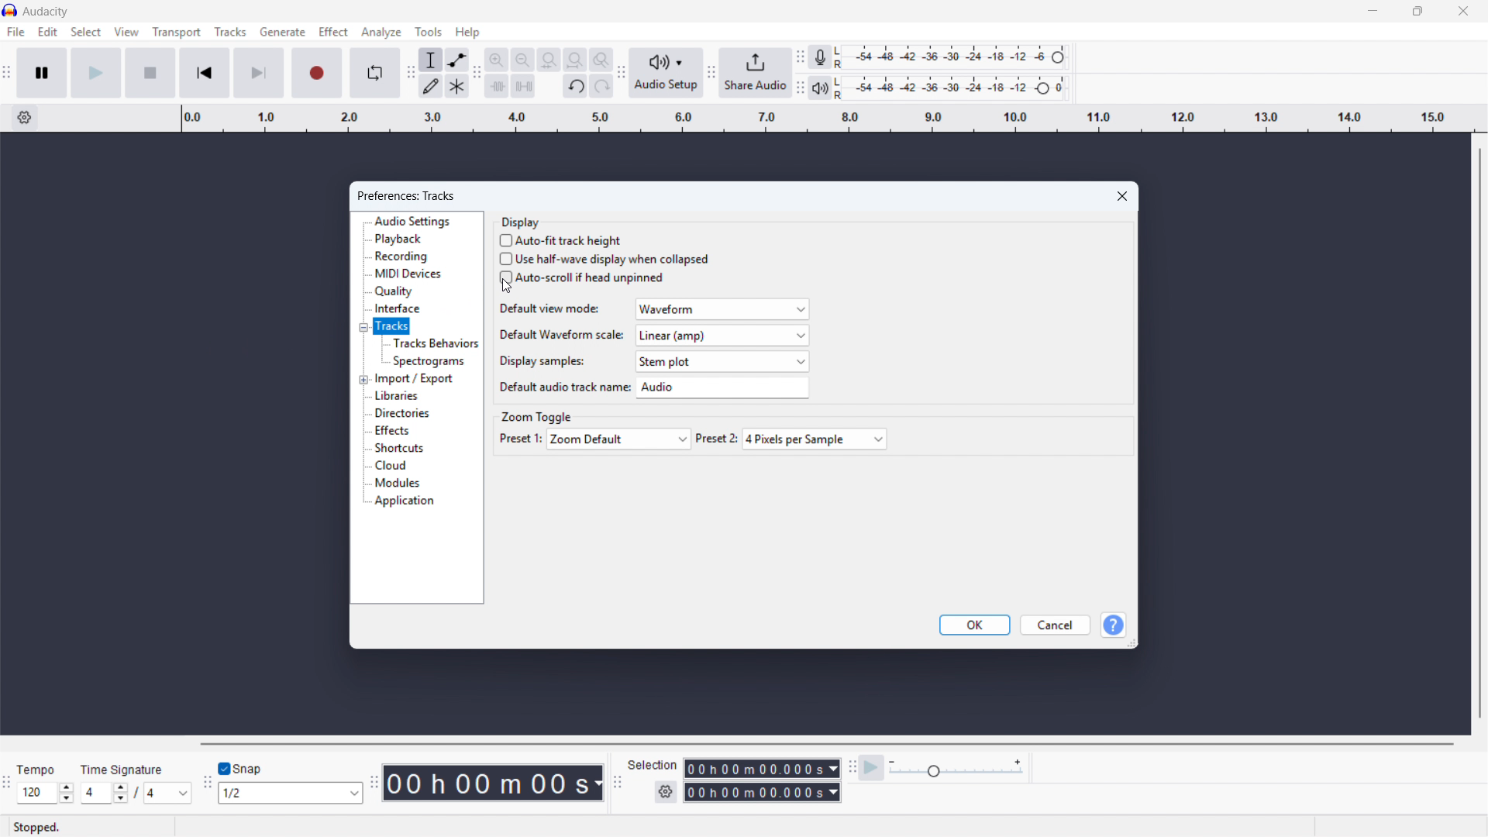 This screenshot has width=1488, height=837. What do you see at coordinates (1056, 625) in the screenshot?
I see `cancel` at bounding box center [1056, 625].